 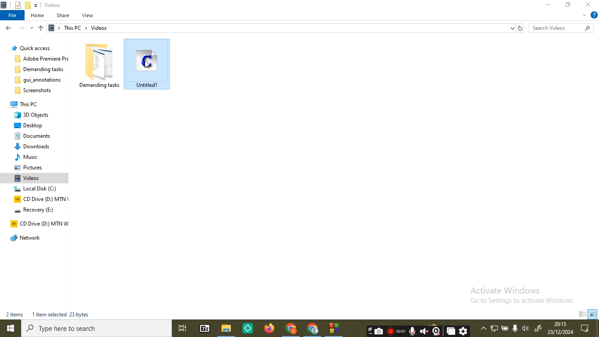 What do you see at coordinates (9, 5) in the screenshot?
I see `logo` at bounding box center [9, 5].